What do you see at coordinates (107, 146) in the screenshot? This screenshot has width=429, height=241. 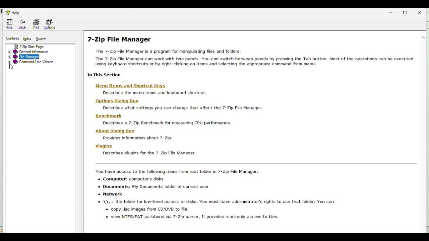 I see `Plugins` at bounding box center [107, 146].